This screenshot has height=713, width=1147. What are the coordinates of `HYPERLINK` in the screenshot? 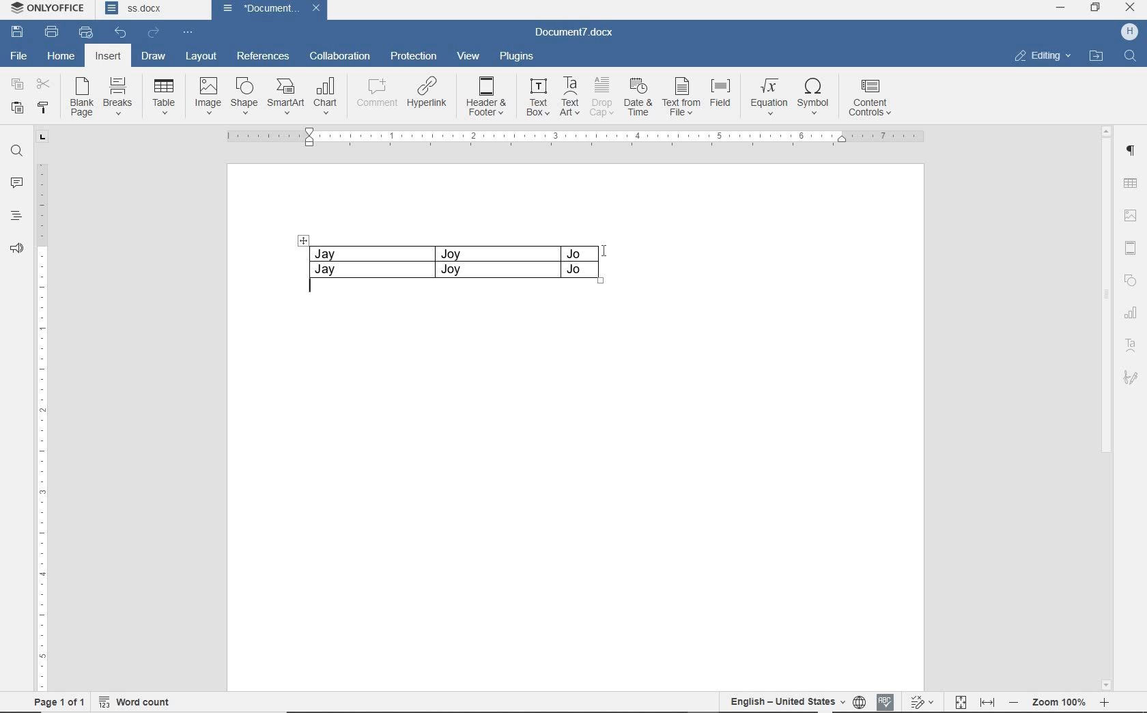 It's located at (428, 95).